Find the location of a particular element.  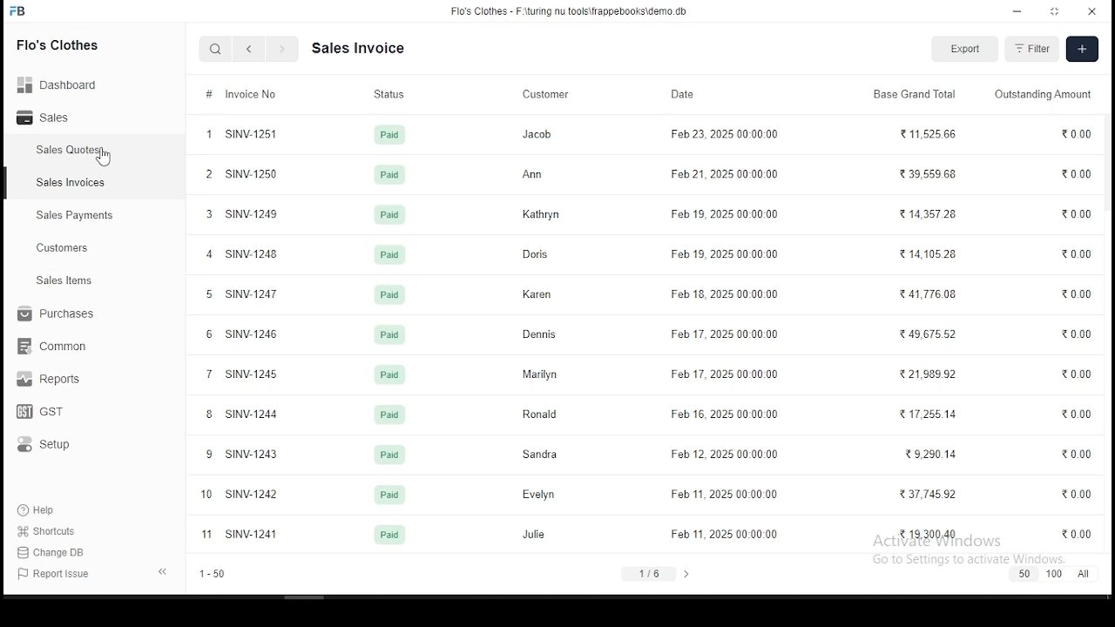

maximize is located at coordinates (1056, 11).